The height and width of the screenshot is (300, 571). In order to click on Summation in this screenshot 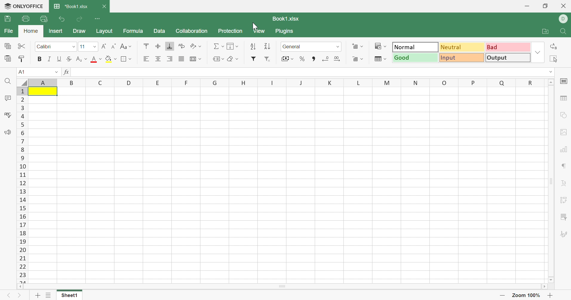, I will do `click(218, 47)`.